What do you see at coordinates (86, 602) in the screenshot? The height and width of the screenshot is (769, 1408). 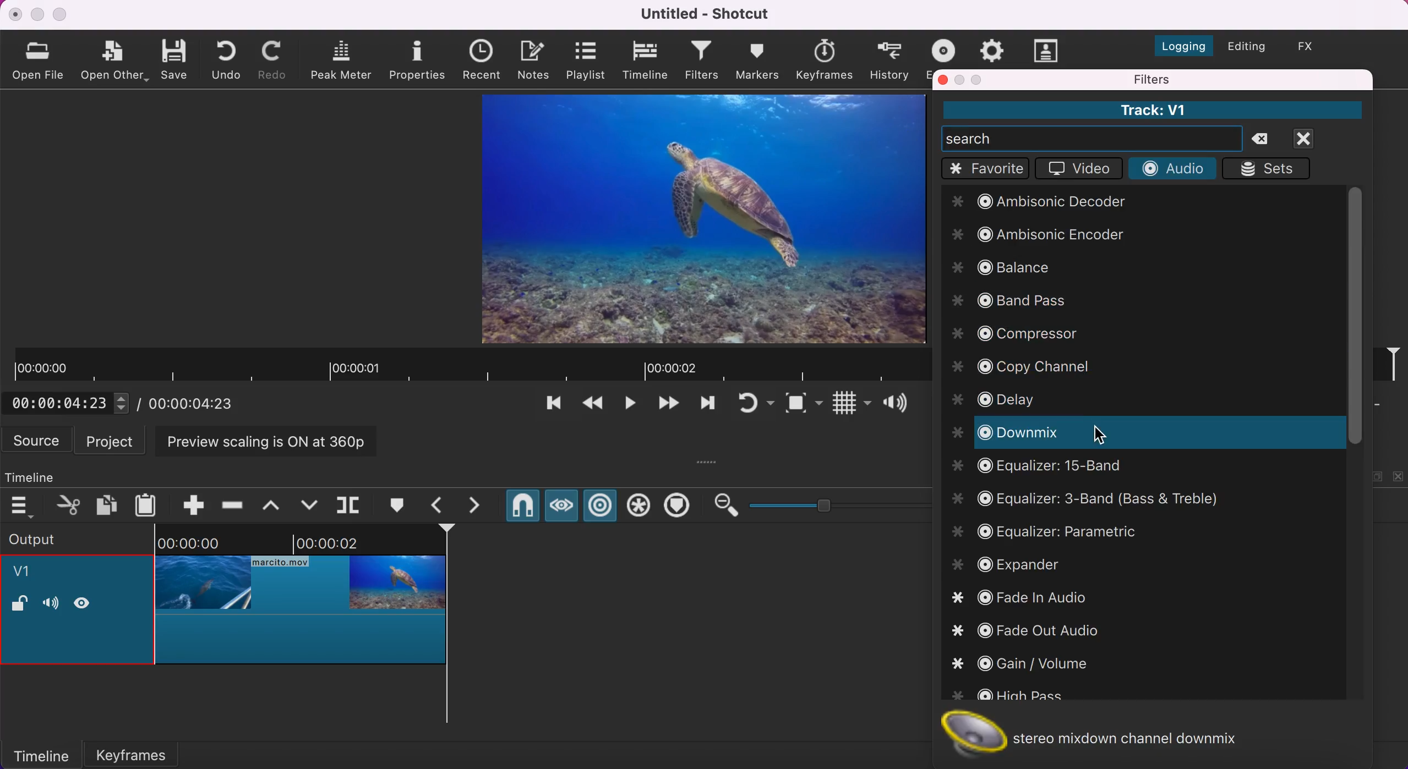 I see `hide` at bounding box center [86, 602].